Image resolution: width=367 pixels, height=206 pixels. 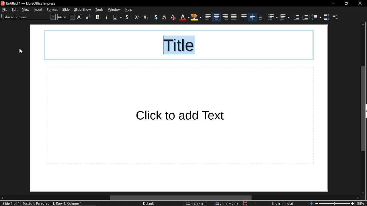 I want to click on window, so click(x=114, y=9).